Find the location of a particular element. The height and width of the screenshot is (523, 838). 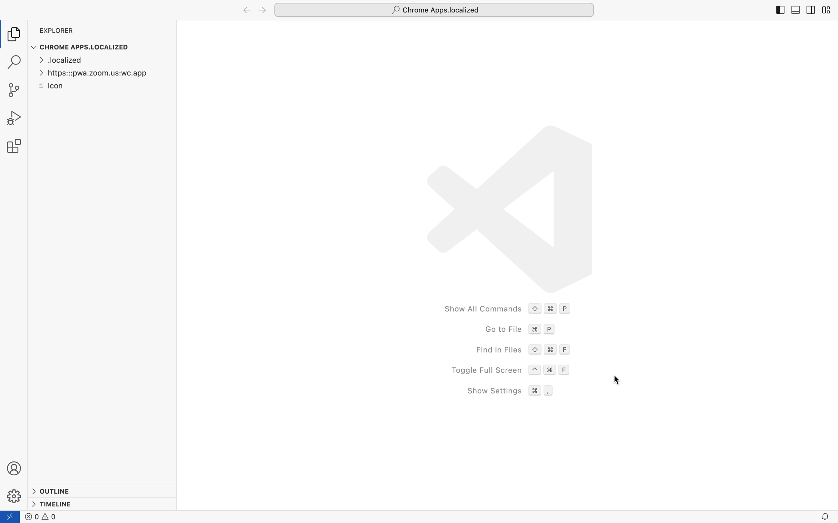

find in files is located at coordinates (525, 350).